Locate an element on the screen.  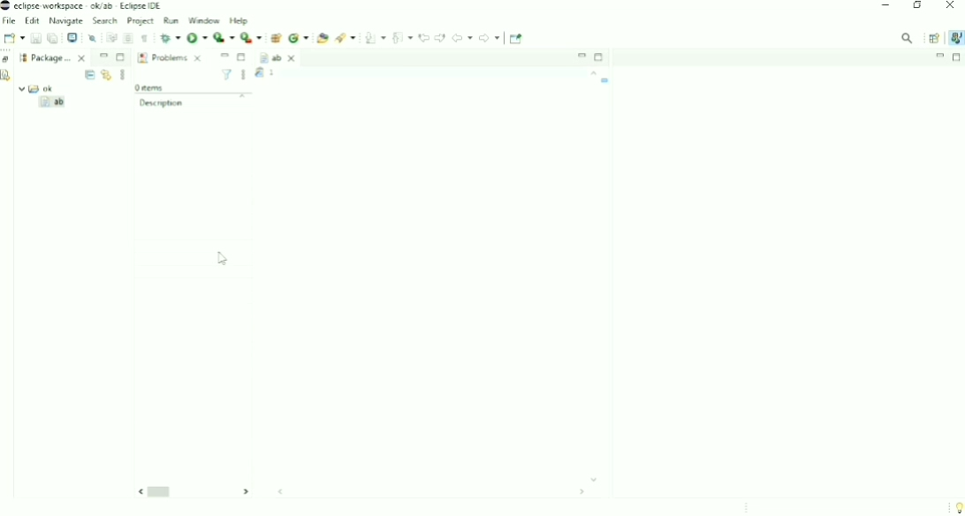
ab is located at coordinates (55, 102).